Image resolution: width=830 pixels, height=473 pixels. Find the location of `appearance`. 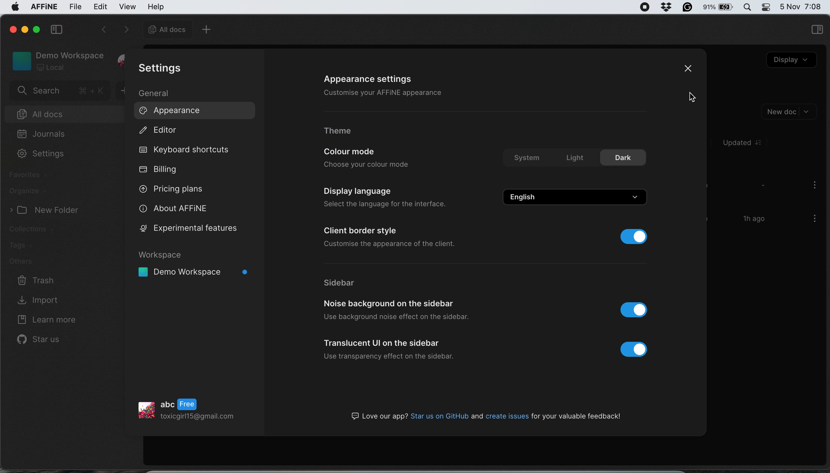

appearance is located at coordinates (171, 110).